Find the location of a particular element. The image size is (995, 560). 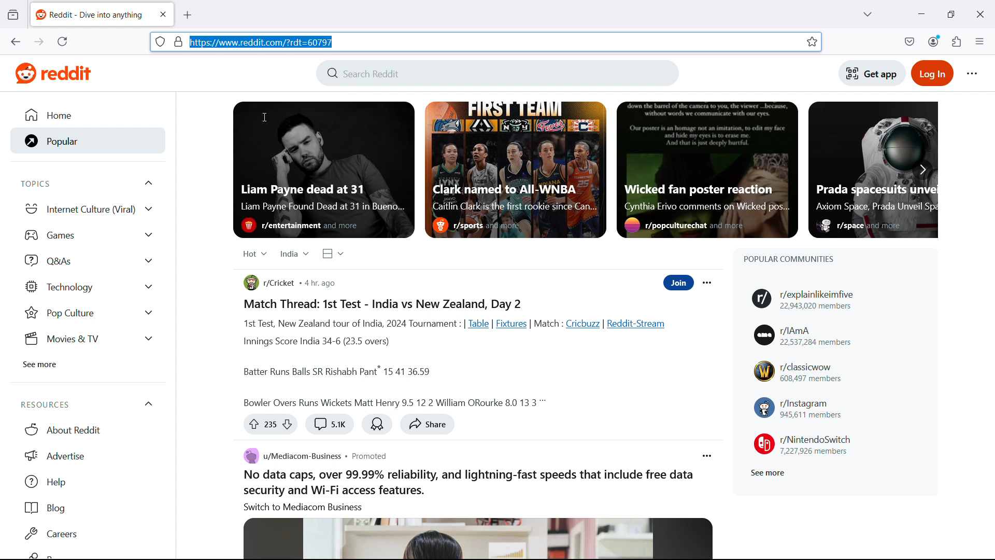

Popular is located at coordinates (84, 141).